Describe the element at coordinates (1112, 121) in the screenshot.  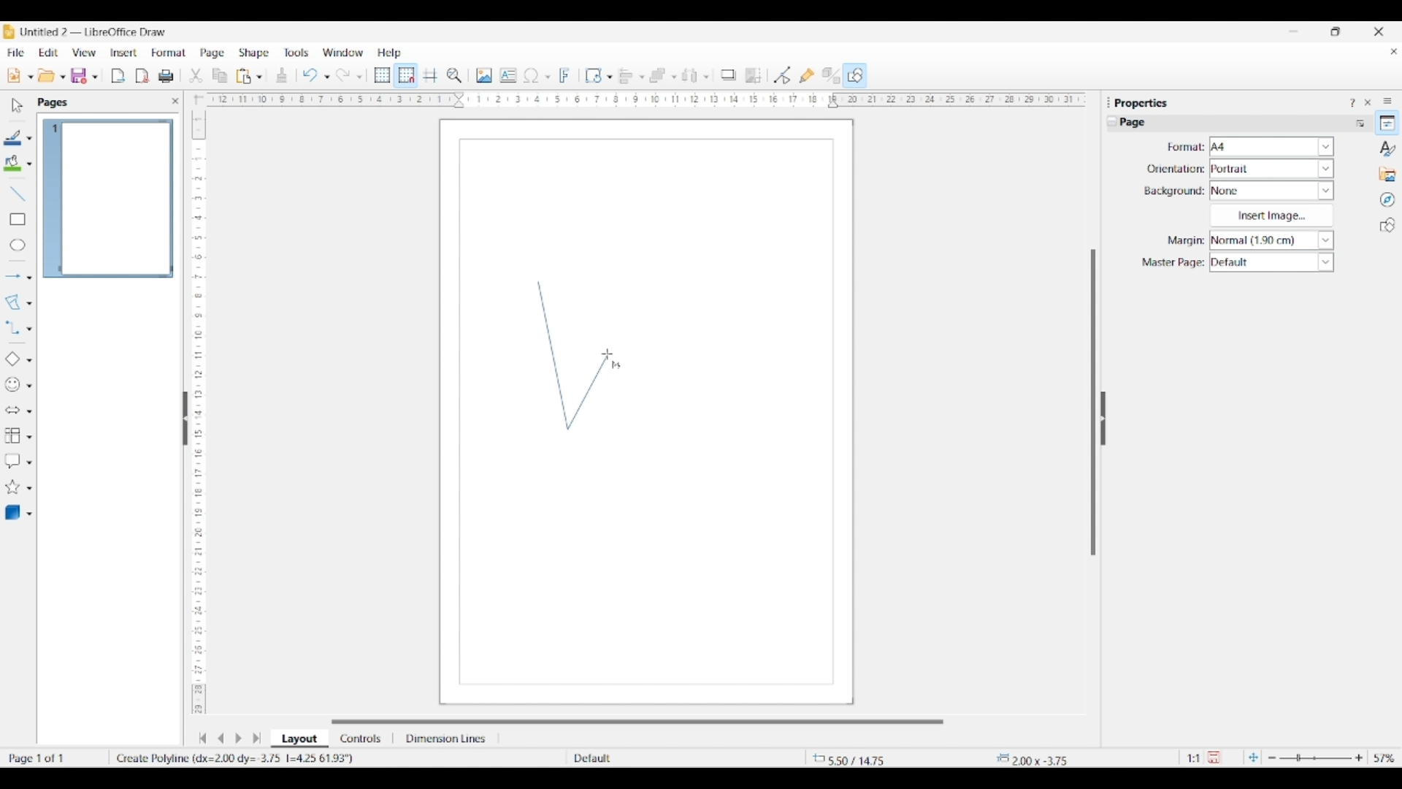
I see `Collapse page settings` at that location.